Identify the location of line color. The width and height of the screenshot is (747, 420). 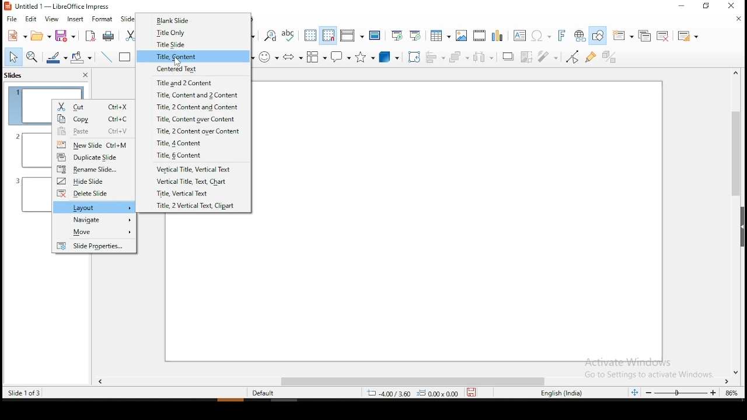
(56, 58).